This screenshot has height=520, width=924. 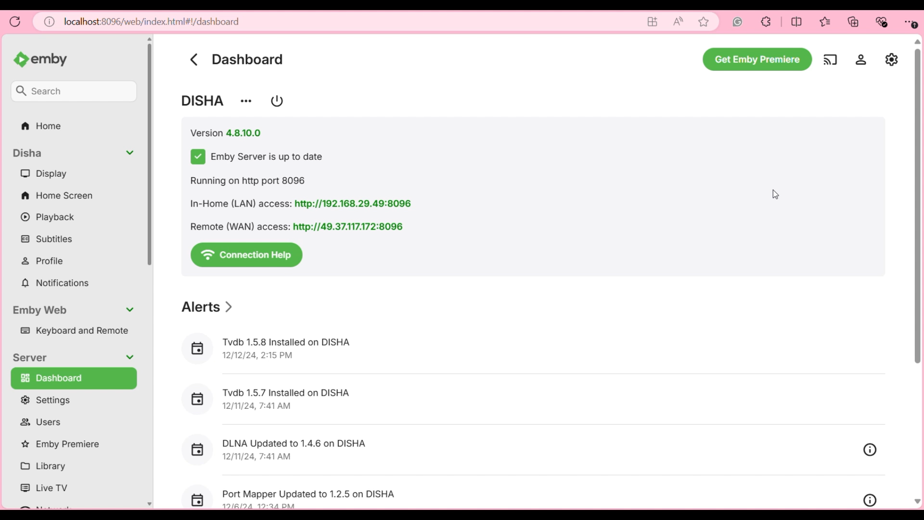 I want to click on Home, current selection highlighted, so click(x=73, y=127).